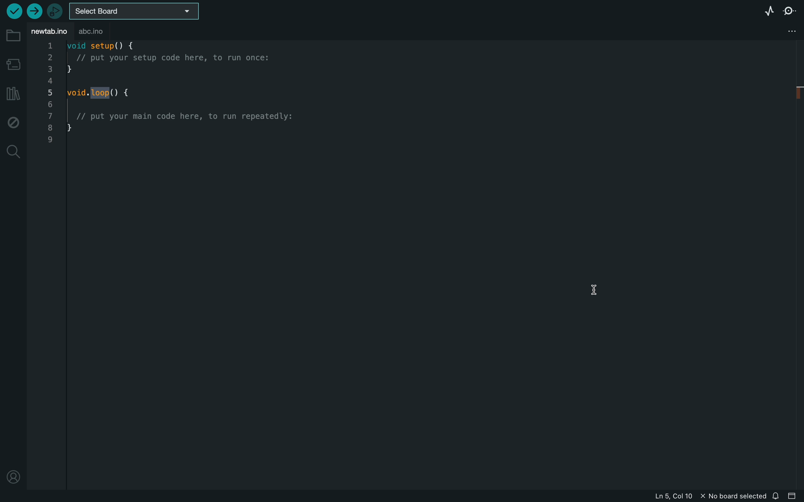  Describe the element at coordinates (757, 10) in the screenshot. I see `serial plotter` at that location.